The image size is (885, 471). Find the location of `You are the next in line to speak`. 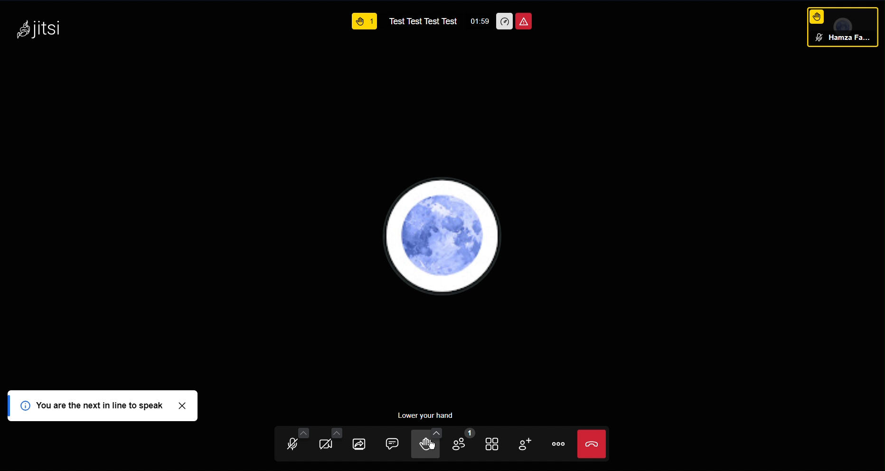

You are the next in line to speak is located at coordinates (104, 406).